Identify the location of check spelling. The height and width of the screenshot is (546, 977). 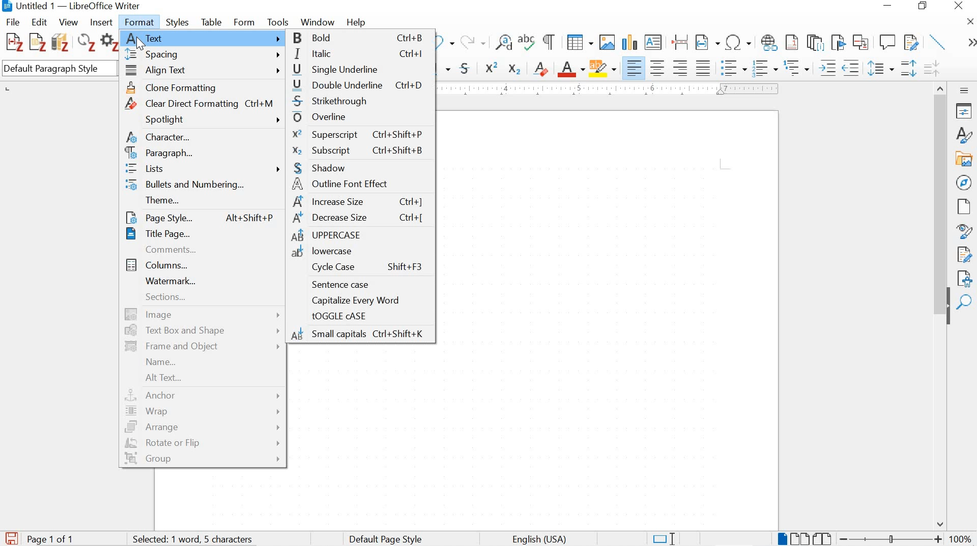
(527, 44).